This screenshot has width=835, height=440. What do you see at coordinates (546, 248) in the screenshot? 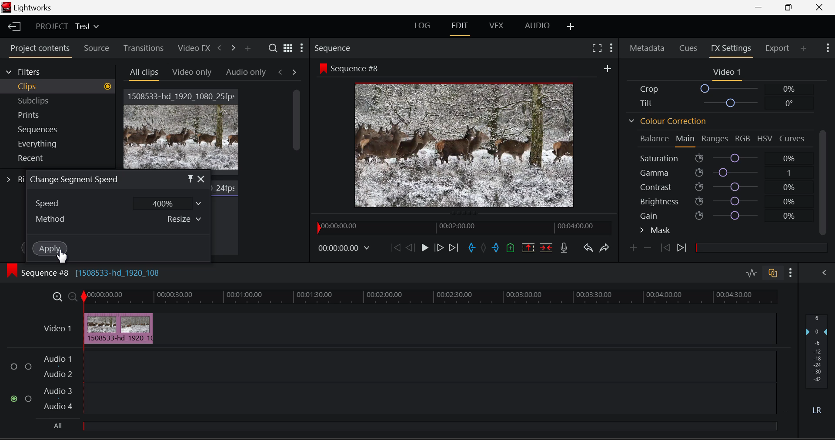
I see `Delete/Cut` at bounding box center [546, 248].